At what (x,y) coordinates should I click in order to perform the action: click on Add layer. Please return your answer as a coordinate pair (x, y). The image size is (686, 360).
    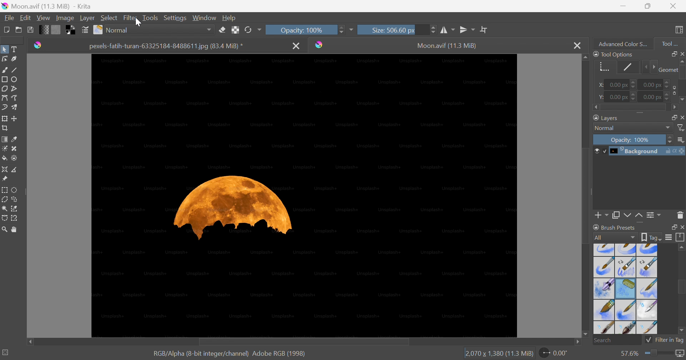
    Looking at the image, I should click on (602, 216).